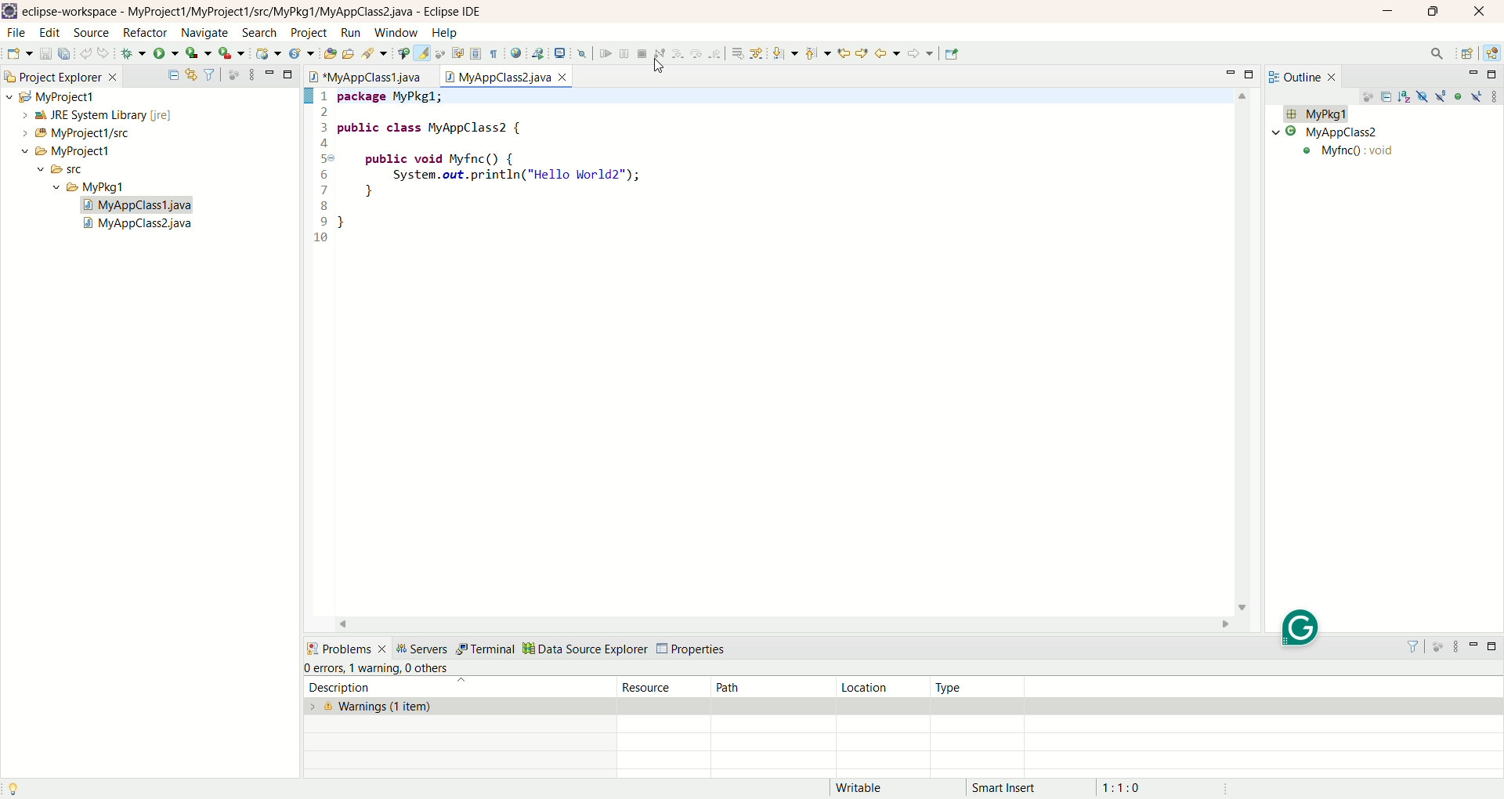 This screenshot has width=1504, height=799. I want to click on toggle block selection mode, so click(476, 55).